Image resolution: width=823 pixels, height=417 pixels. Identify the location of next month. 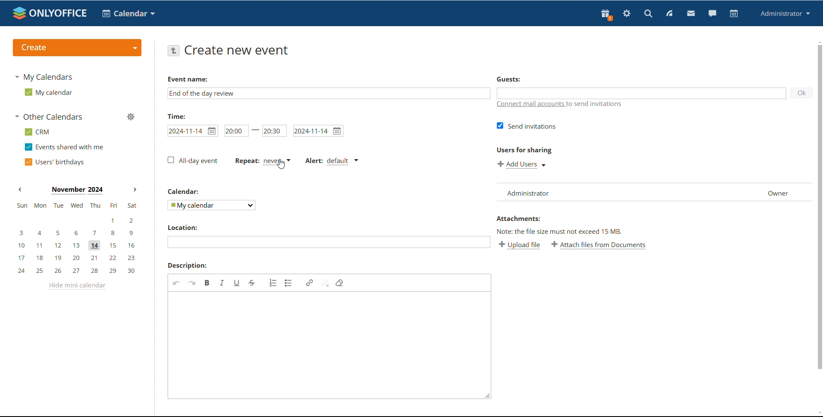
(135, 190).